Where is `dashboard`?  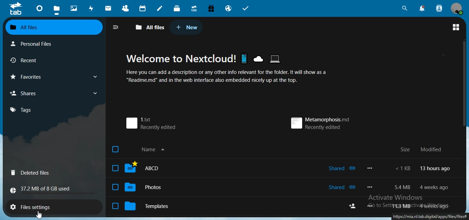 dashboard is located at coordinates (39, 10).